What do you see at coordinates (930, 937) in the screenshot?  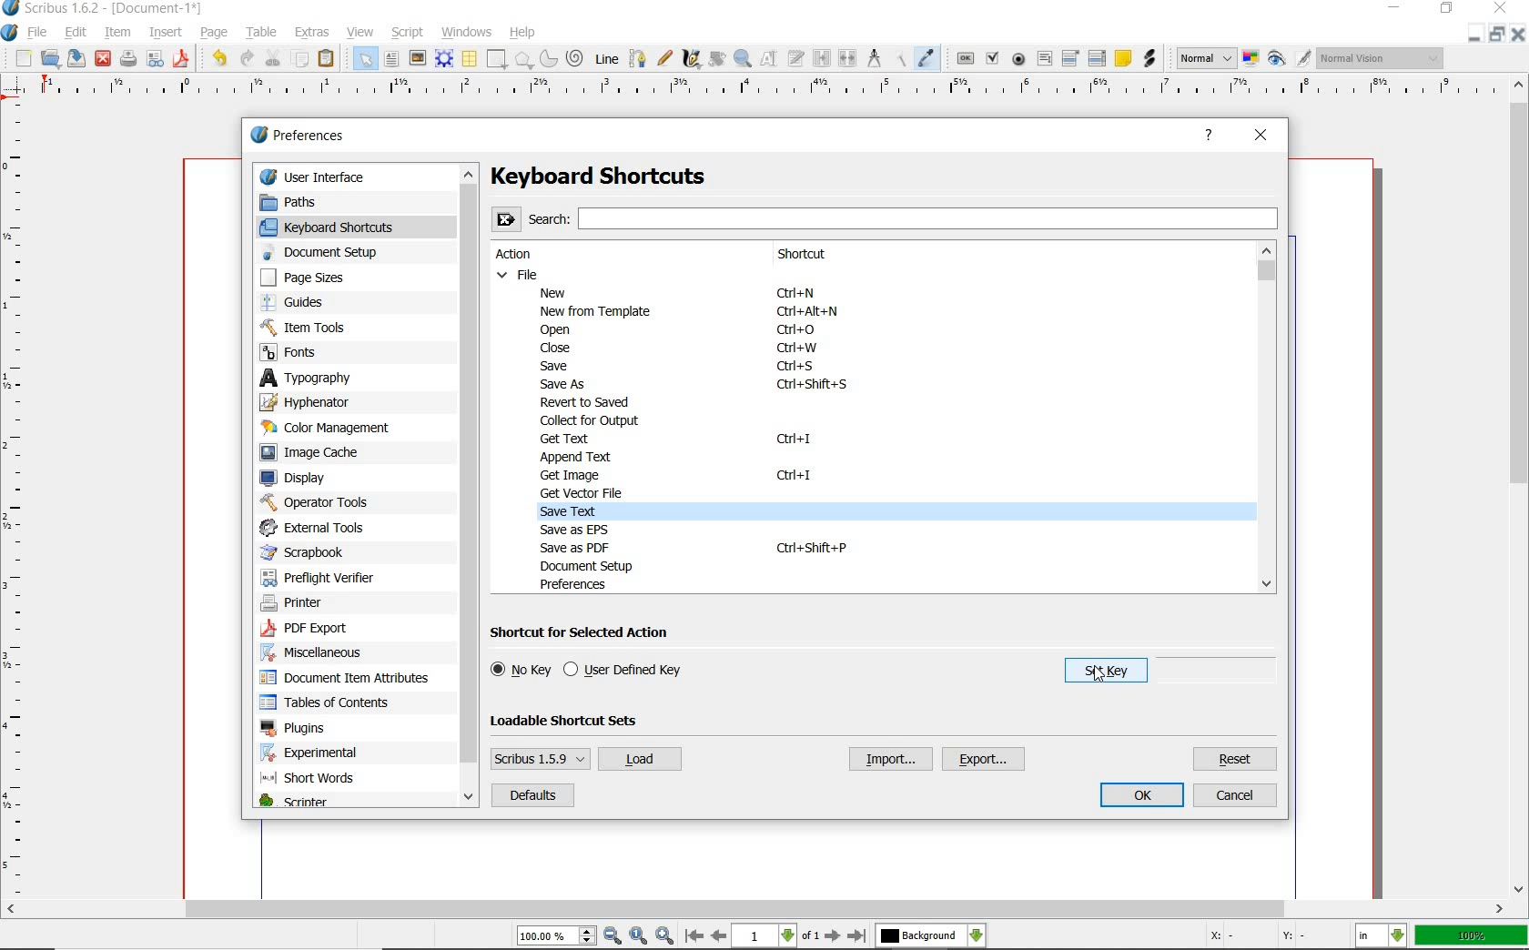 I see `select the current layer` at bounding box center [930, 937].